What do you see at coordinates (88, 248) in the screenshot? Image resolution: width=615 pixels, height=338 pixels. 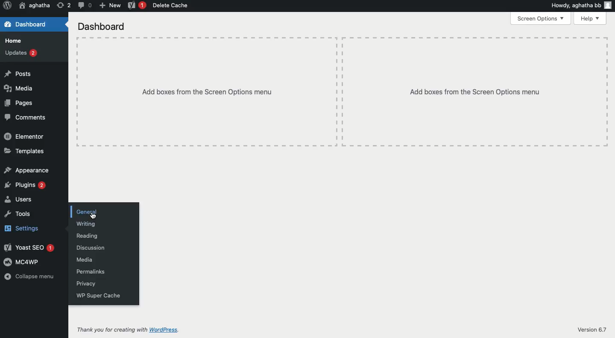 I see `Discussion` at bounding box center [88, 248].